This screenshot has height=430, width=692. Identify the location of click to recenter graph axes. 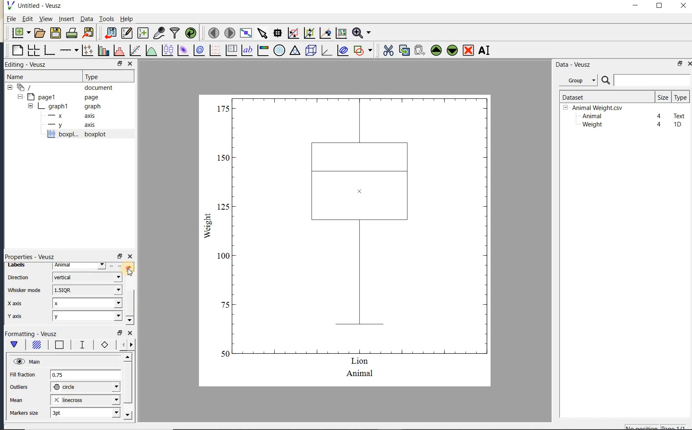
(325, 33).